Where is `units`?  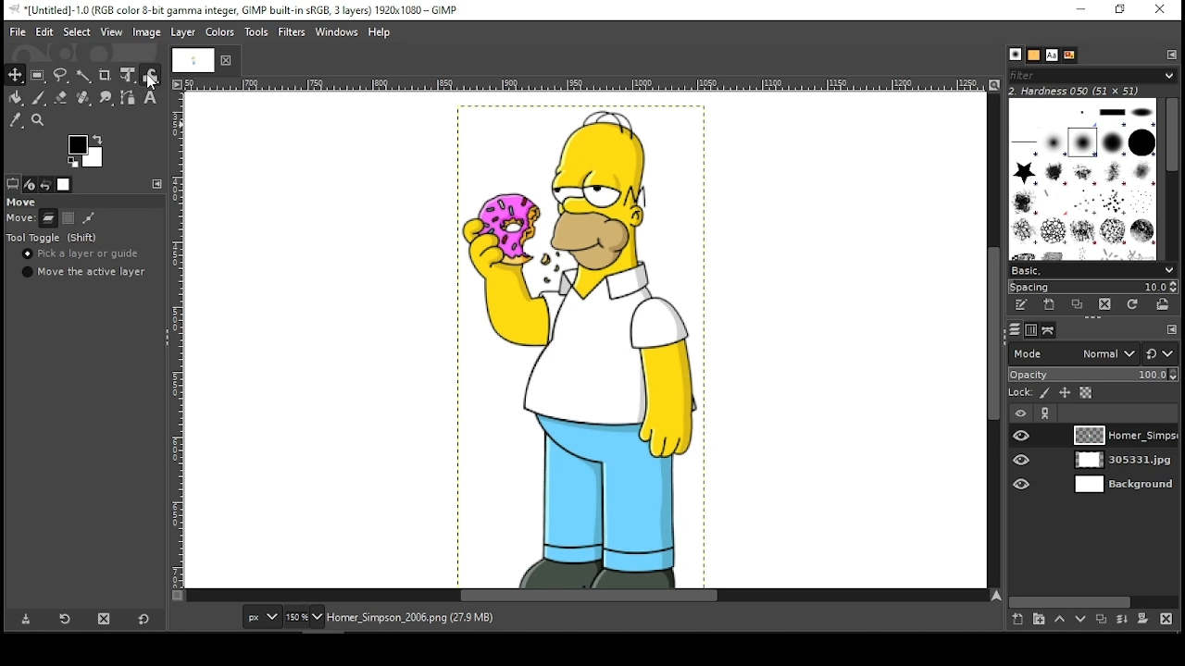
units is located at coordinates (263, 617).